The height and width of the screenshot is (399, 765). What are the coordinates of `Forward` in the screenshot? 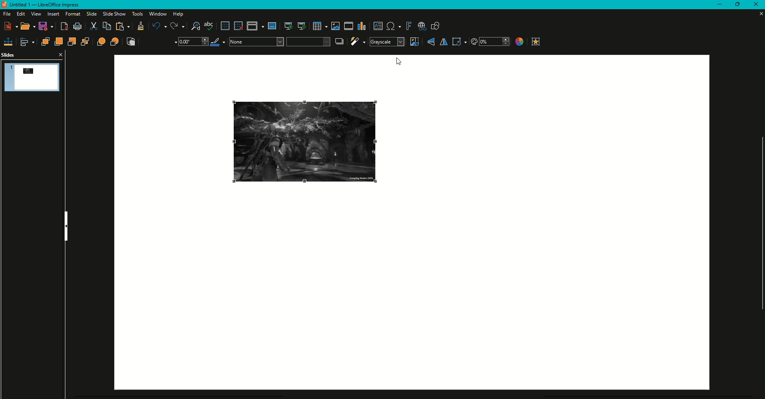 It's located at (58, 41).